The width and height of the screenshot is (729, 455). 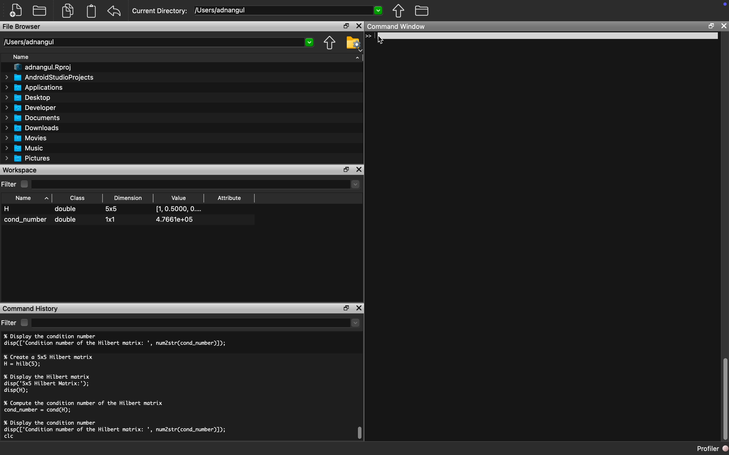 I want to click on Pictures, so click(x=29, y=158).